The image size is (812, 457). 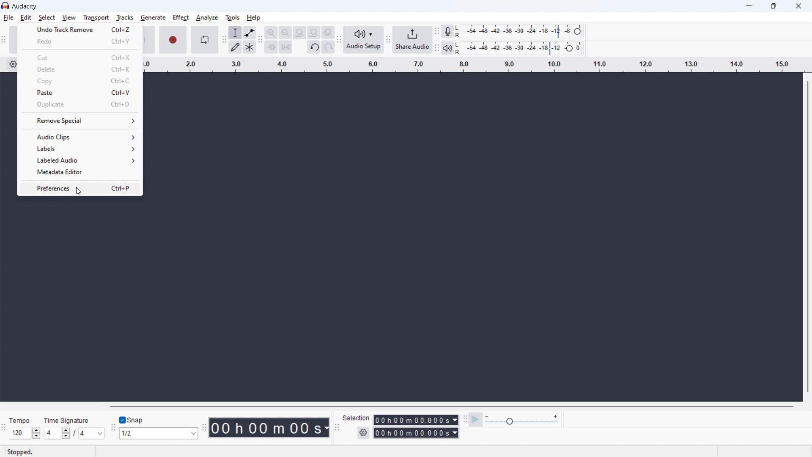 What do you see at coordinates (80, 104) in the screenshot?
I see `duplicate` at bounding box center [80, 104].